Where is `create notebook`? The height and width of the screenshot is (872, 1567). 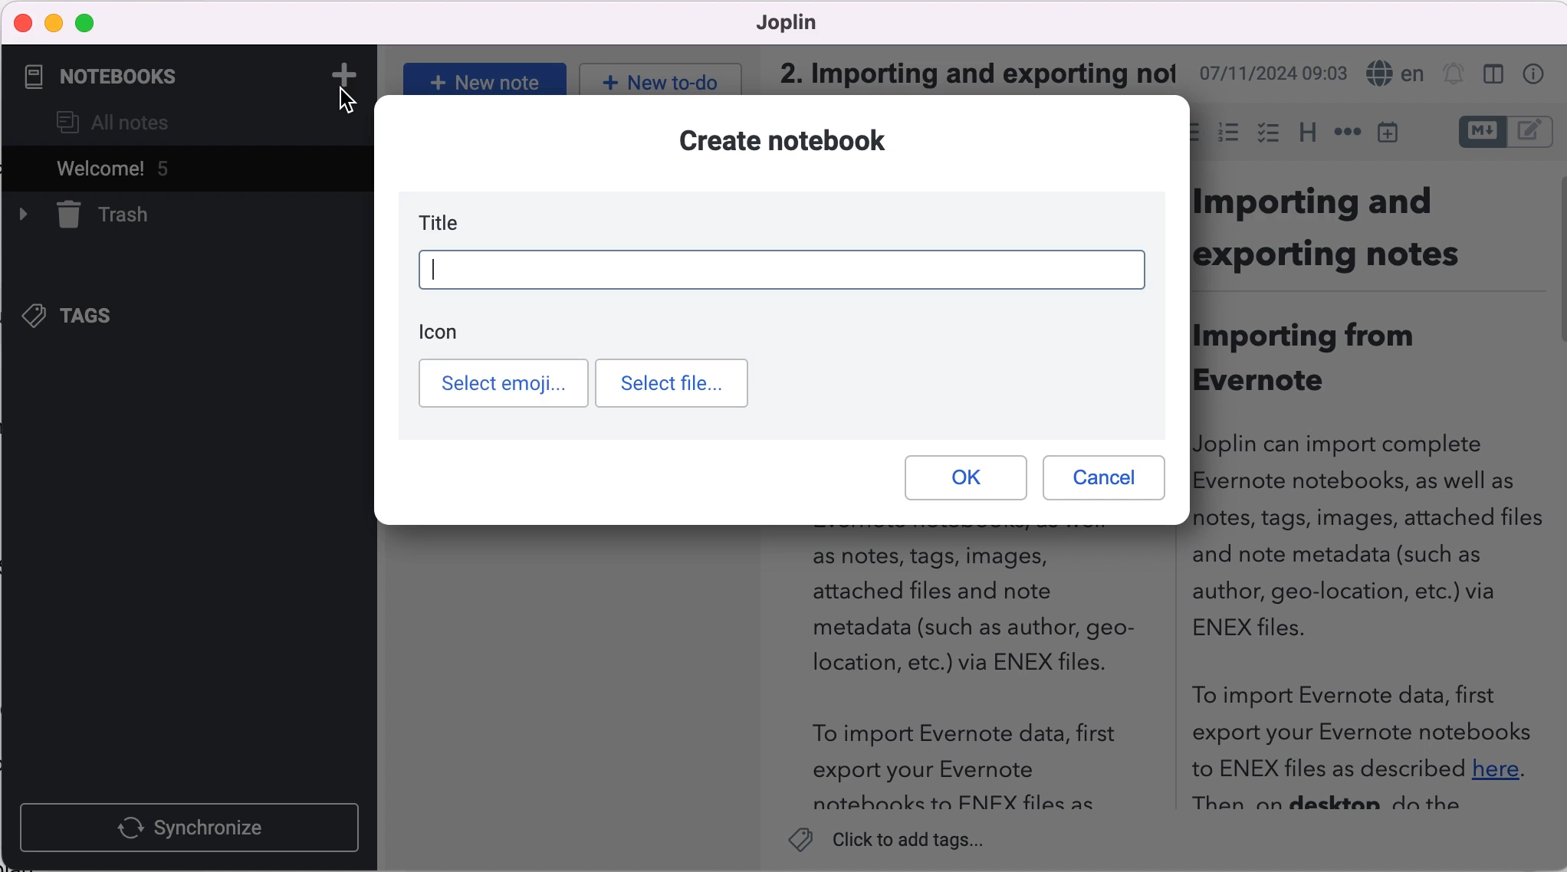
create notebook is located at coordinates (800, 143).